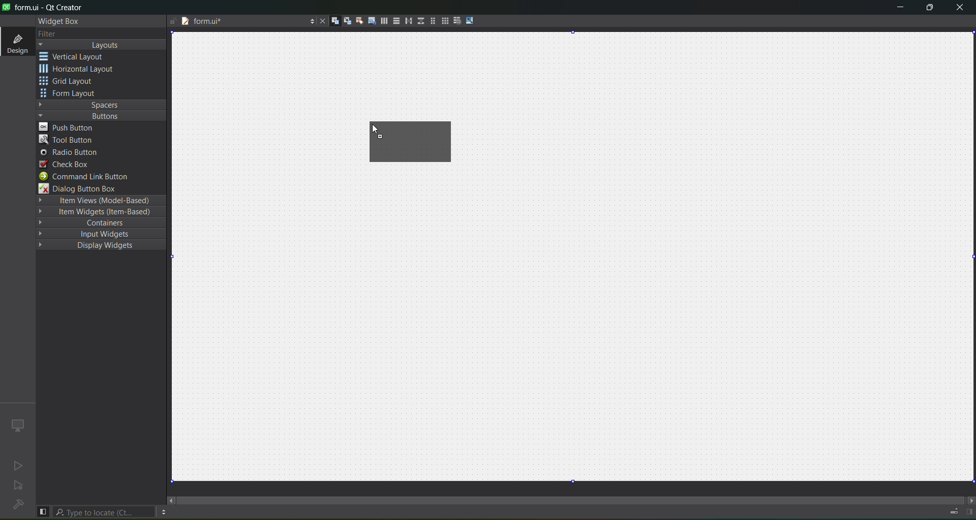 This screenshot has width=976, height=520. Describe the element at coordinates (232, 22) in the screenshot. I see `tab name` at that location.